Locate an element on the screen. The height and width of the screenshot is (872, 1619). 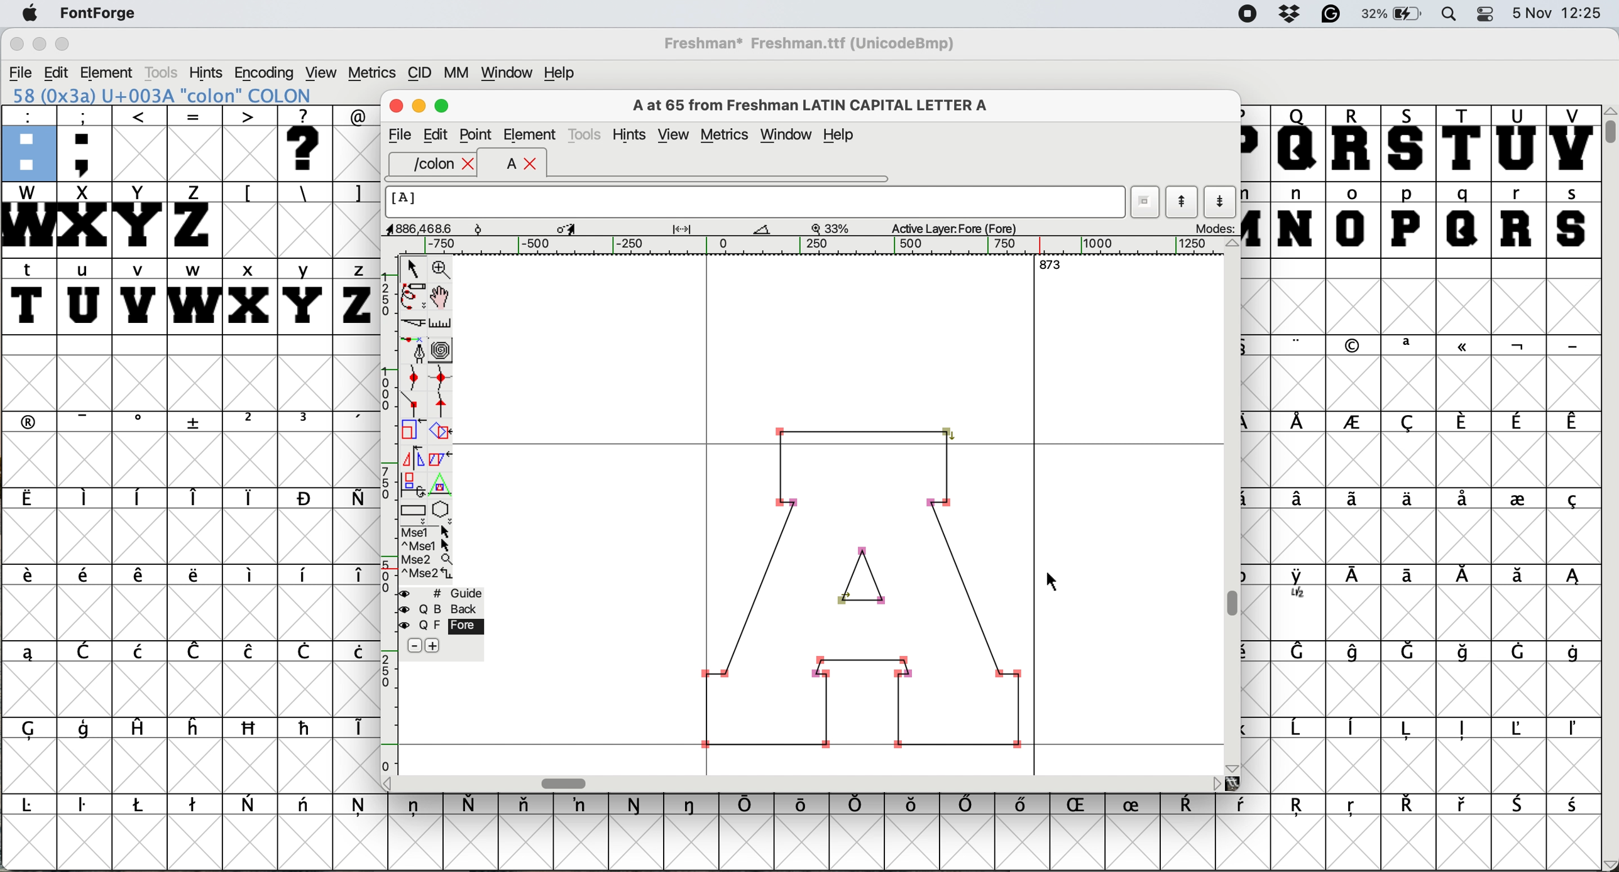
symbol is located at coordinates (1523, 728).